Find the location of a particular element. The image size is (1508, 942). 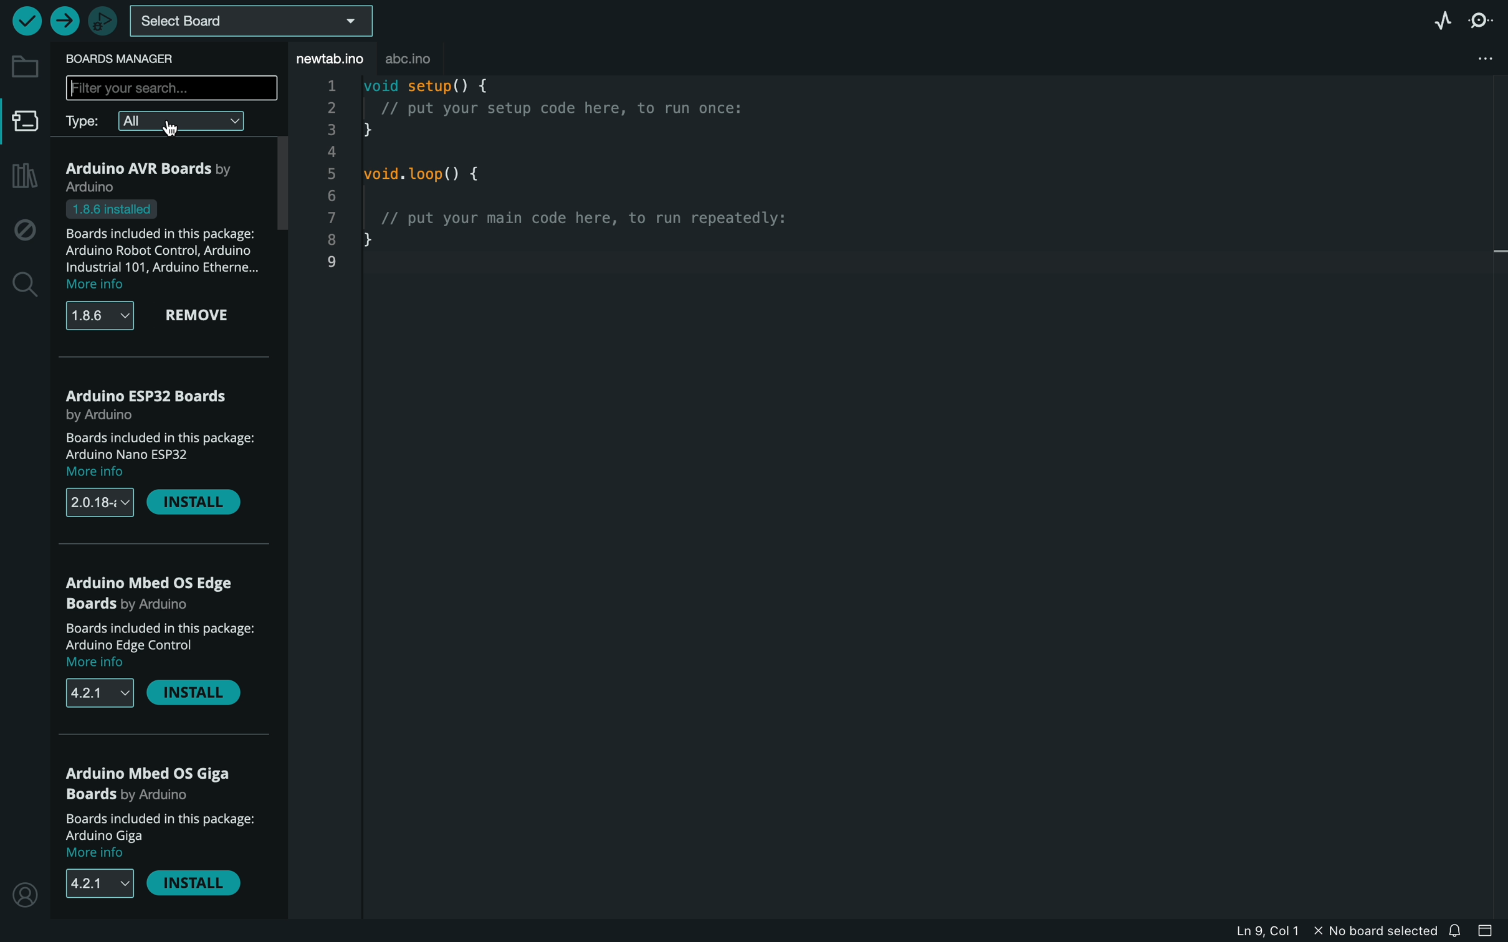

description is located at coordinates (169, 454).